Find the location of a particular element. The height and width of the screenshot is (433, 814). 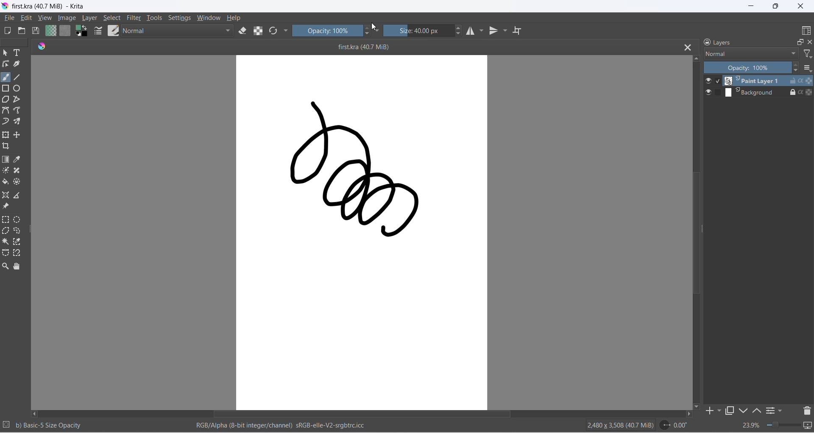

Inherit alpha is located at coordinates (800, 80).